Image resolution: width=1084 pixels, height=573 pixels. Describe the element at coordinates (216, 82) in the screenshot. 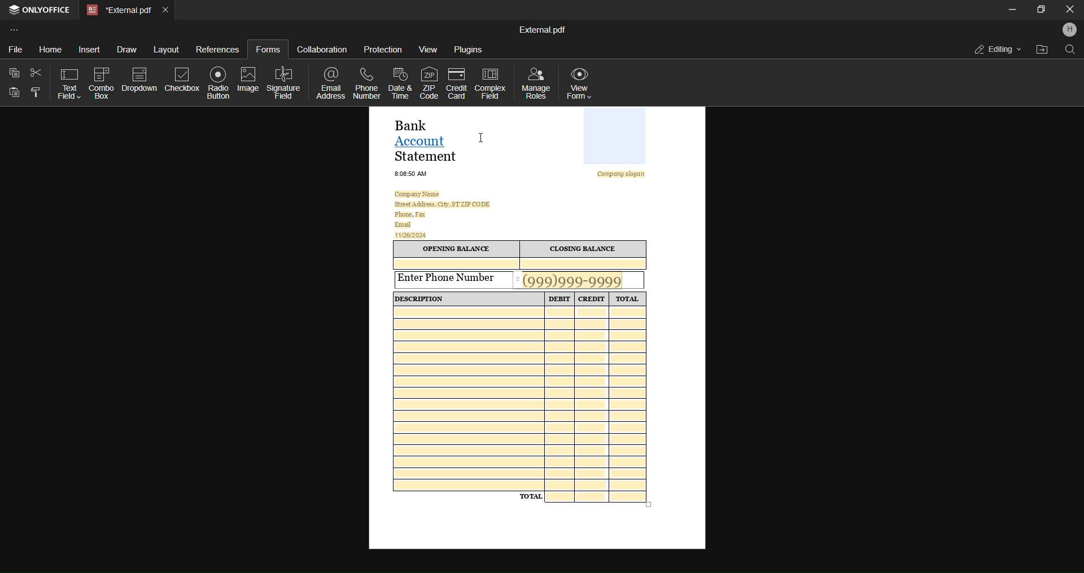

I see `radio button` at that location.